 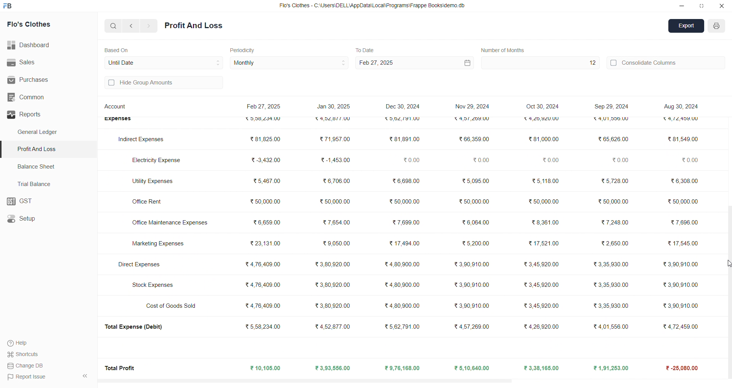 What do you see at coordinates (373, 6) in the screenshot?
I see `Flo's Clothes - C:\Users\DELL\AppDatalLocal\Programs\Frappe Booksidemo.db` at bounding box center [373, 6].